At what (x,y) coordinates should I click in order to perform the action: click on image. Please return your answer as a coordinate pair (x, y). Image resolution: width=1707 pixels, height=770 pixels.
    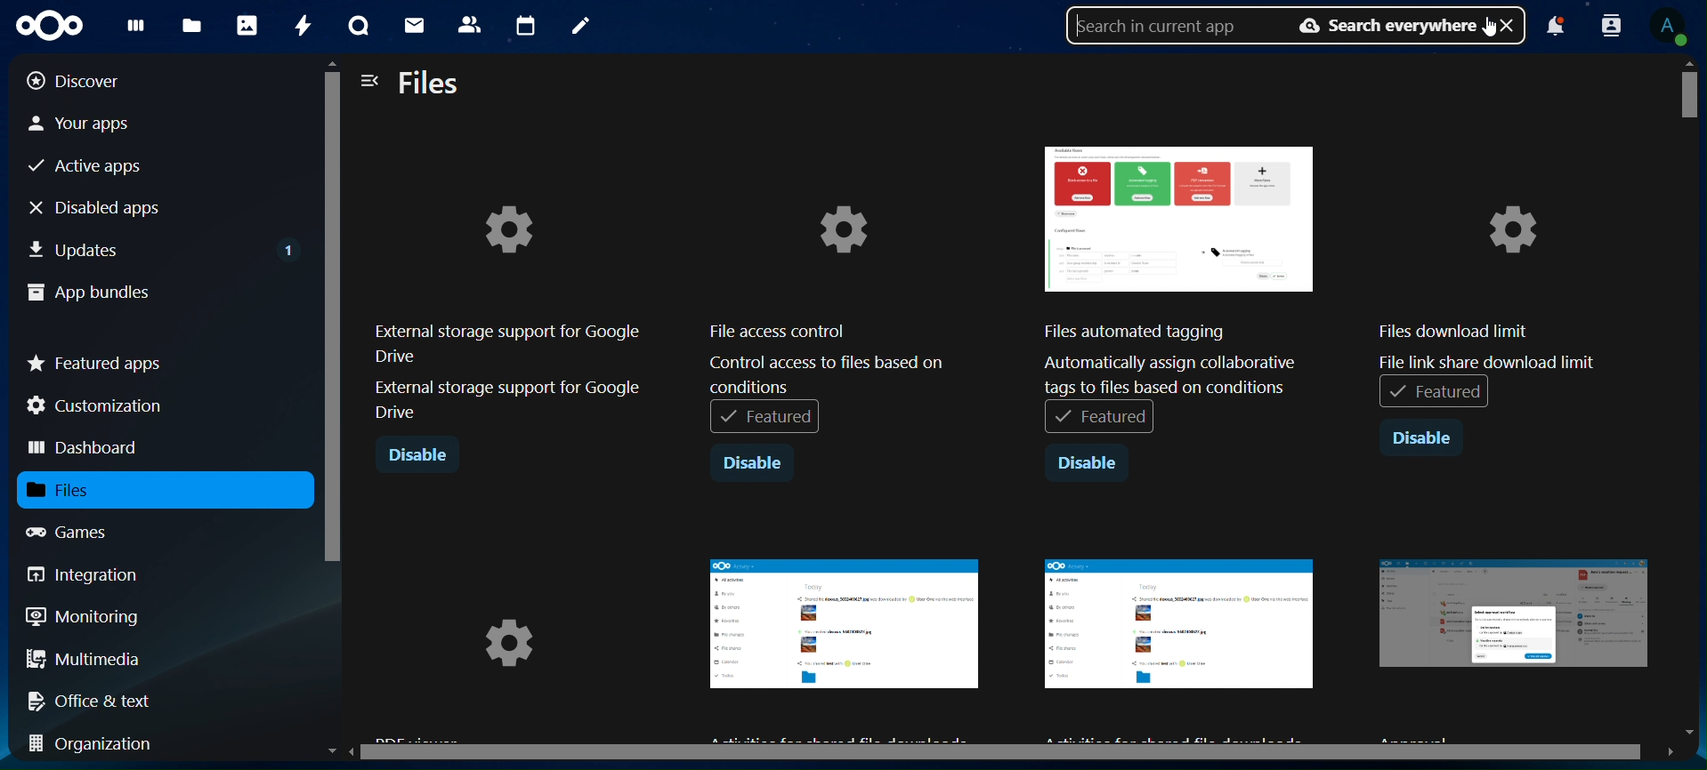
    Looking at the image, I should click on (844, 641).